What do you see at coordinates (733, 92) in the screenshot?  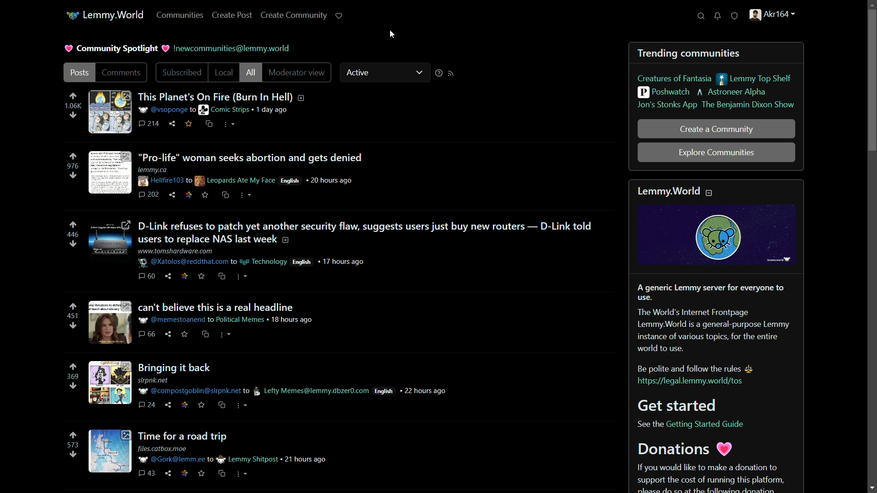 I see `astoneer alpha` at bounding box center [733, 92].